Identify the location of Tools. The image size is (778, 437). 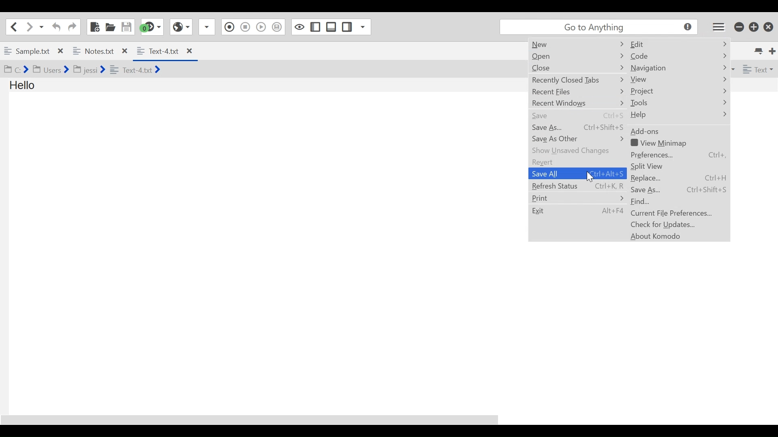
(679, 102).